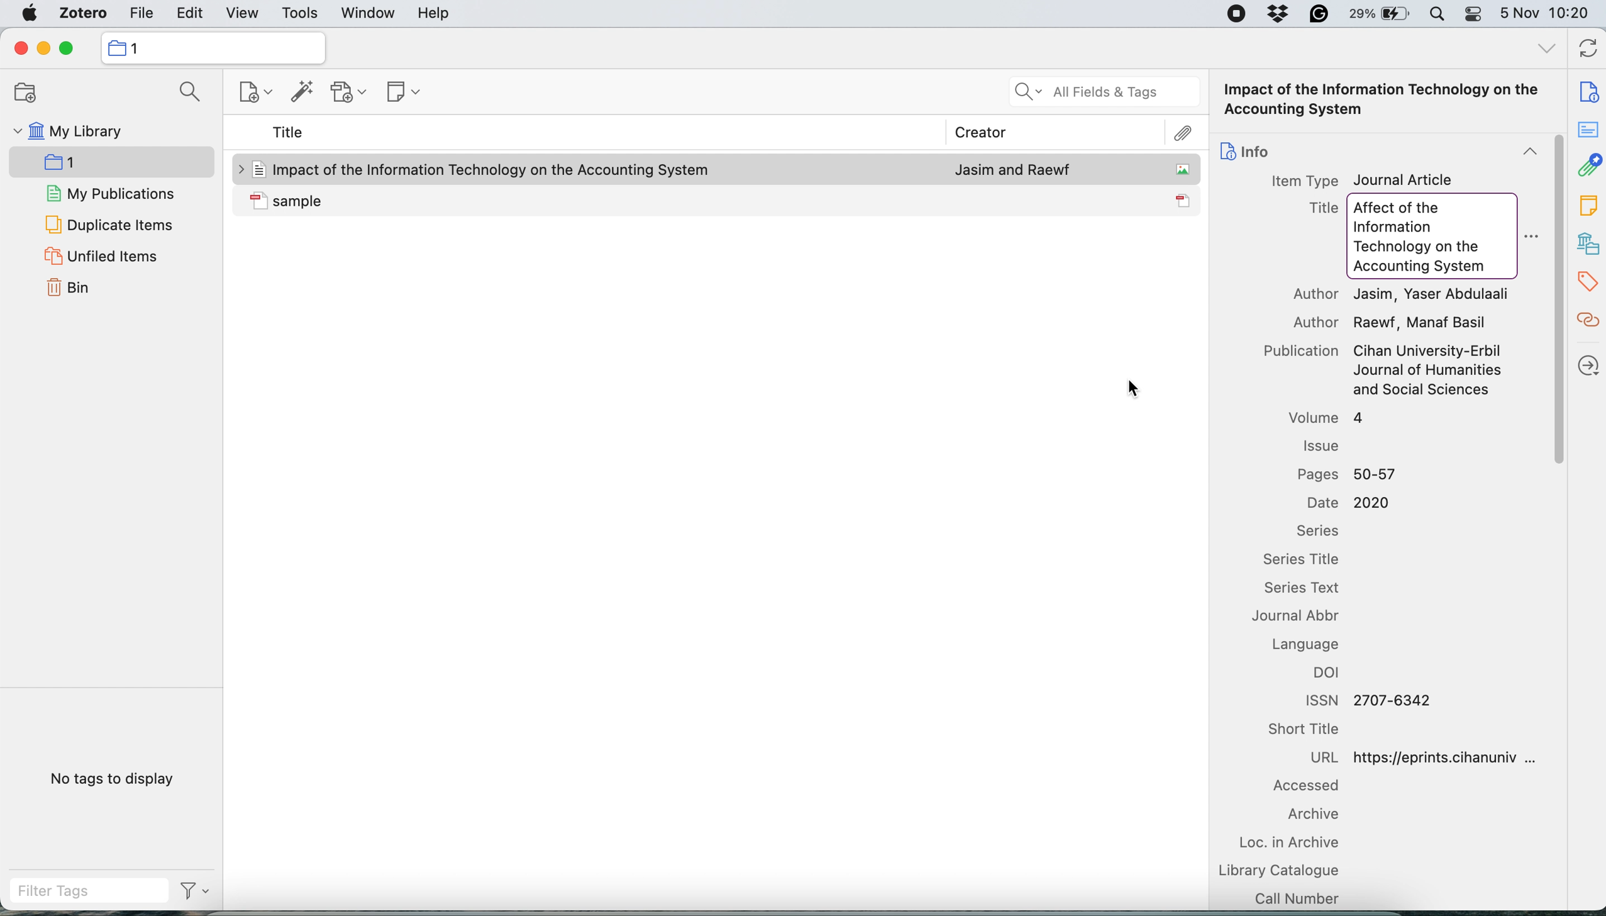 This screenshot has height=916, width=1606. I want to click on my publications, so click(110, 193).